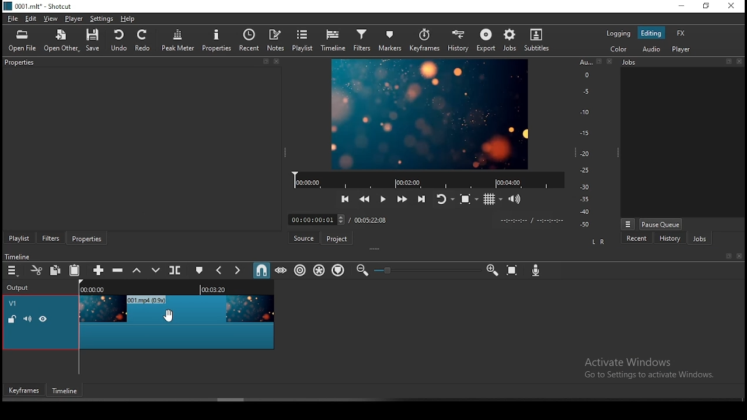 The width and height of the screenshot is (747, 420). Describe the element at coordinates (681, 49) in the screenshot. I see `player` at that location.